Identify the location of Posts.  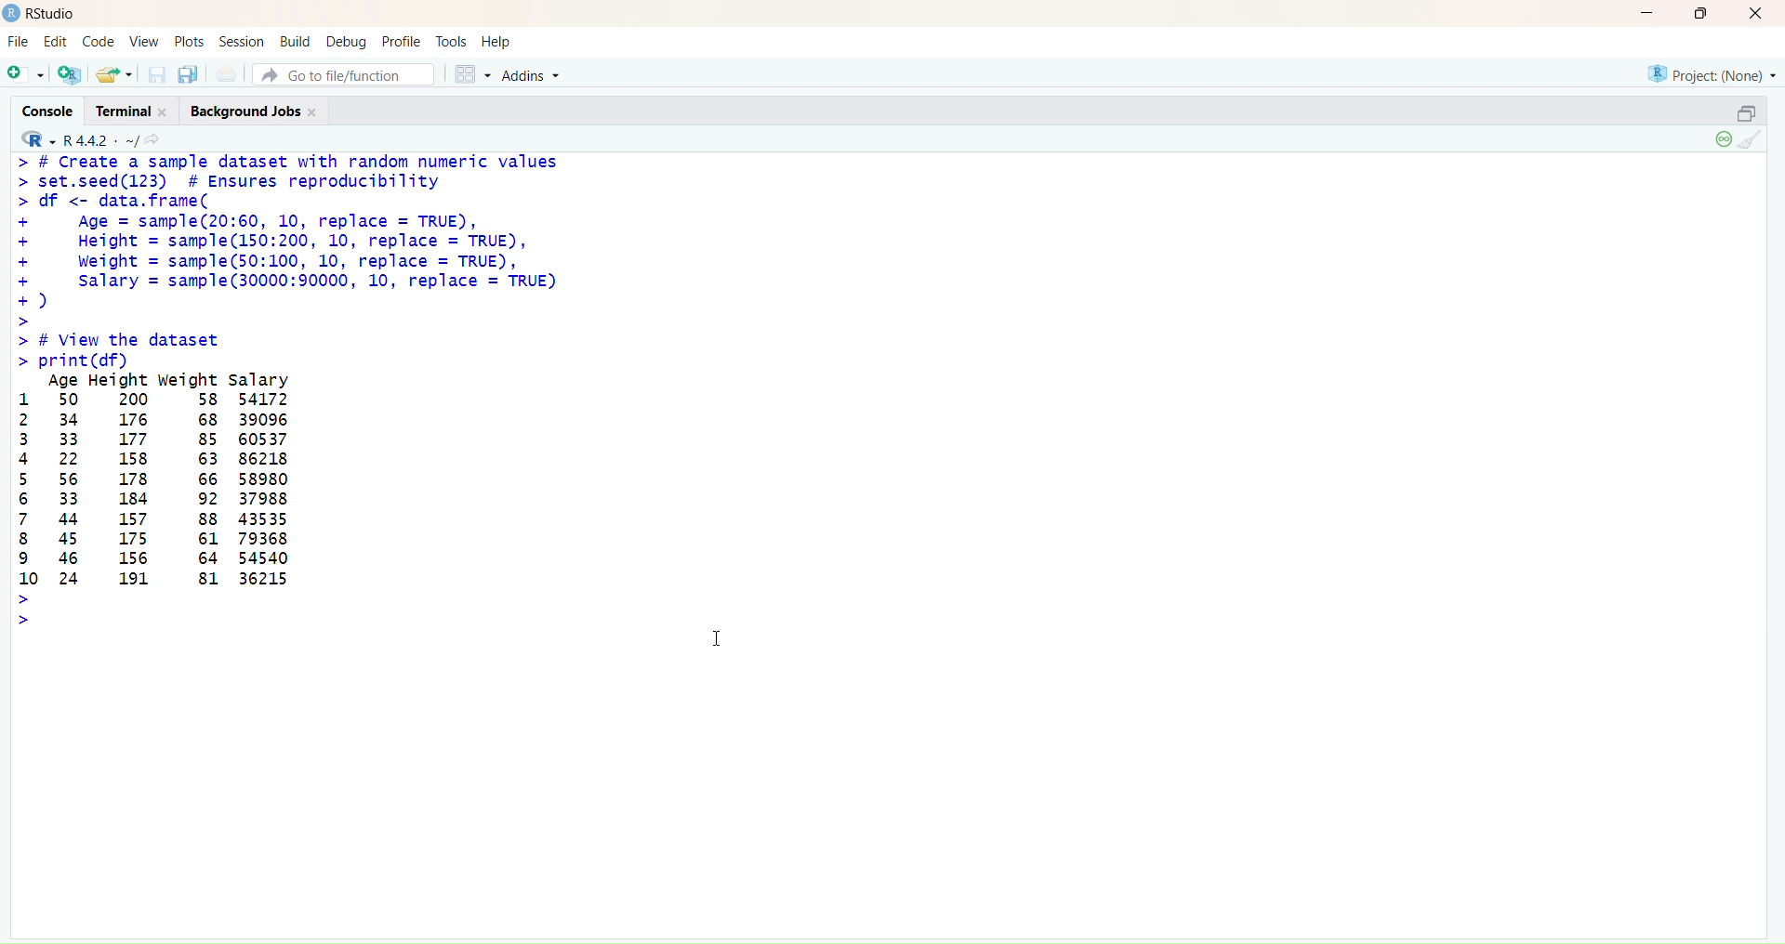
(186, 41).